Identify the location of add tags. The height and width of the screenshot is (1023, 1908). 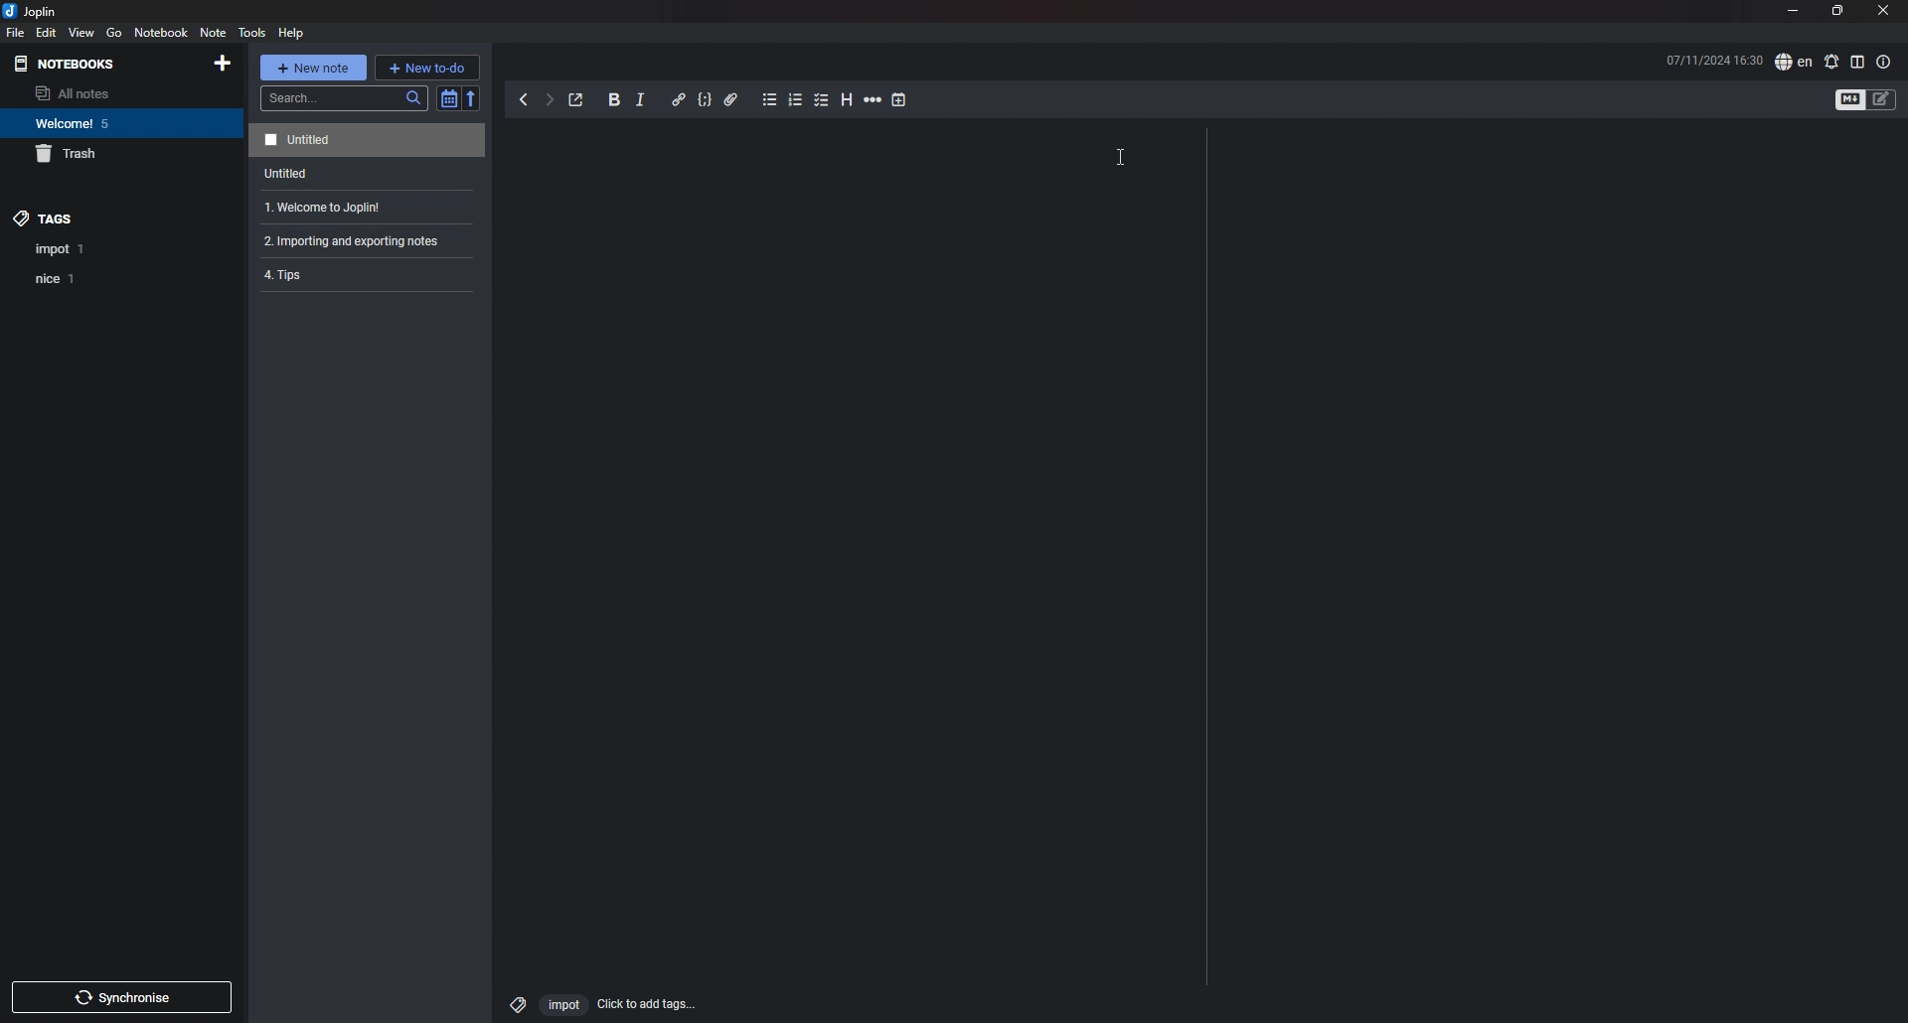
(647, 1004).